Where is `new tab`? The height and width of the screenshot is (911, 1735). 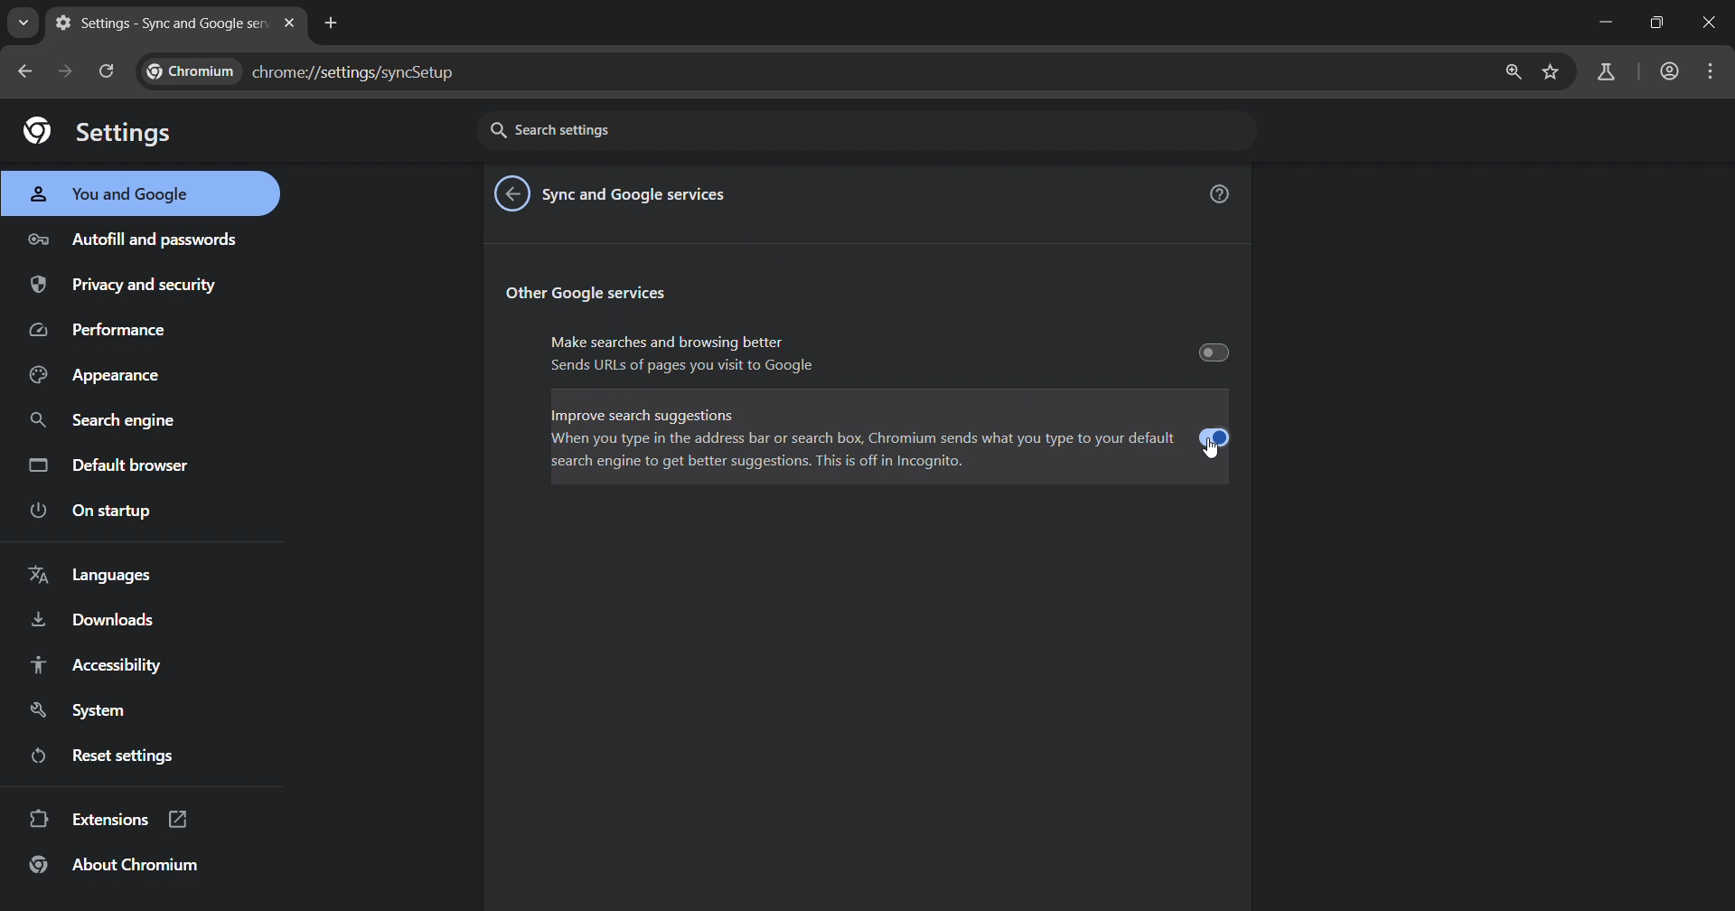 new tab is located at coordinates (161, 24).